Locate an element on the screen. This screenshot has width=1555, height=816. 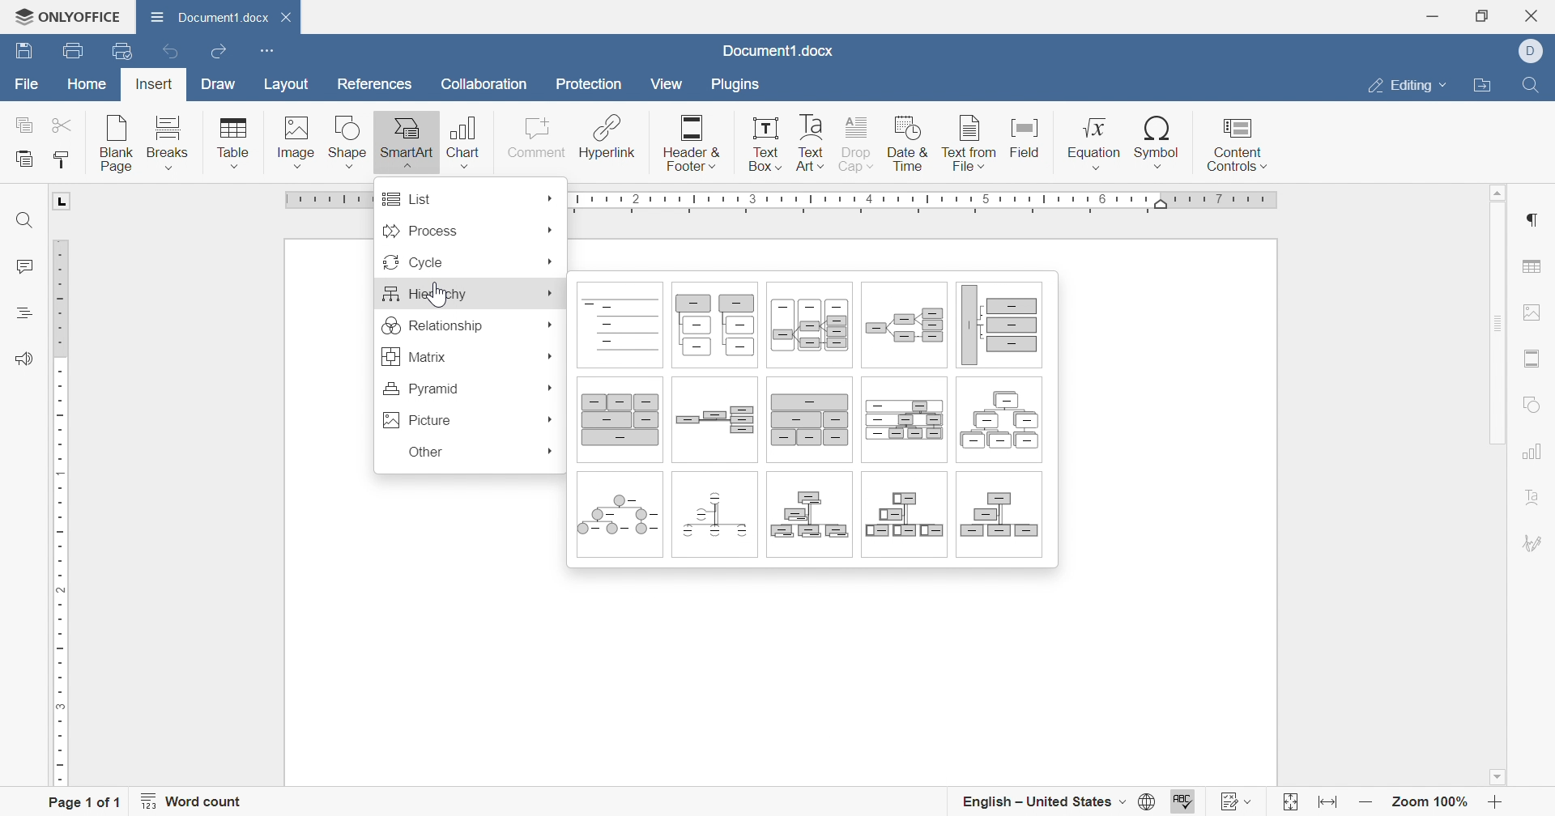
Chart is located at coordinates (466, 142).